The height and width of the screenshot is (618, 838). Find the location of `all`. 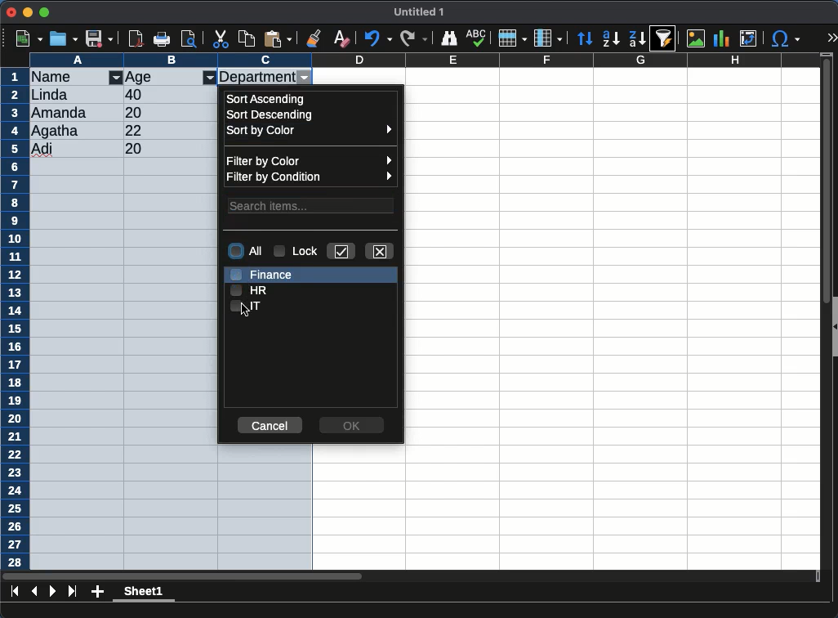

all is located at coordinates (246, 252).